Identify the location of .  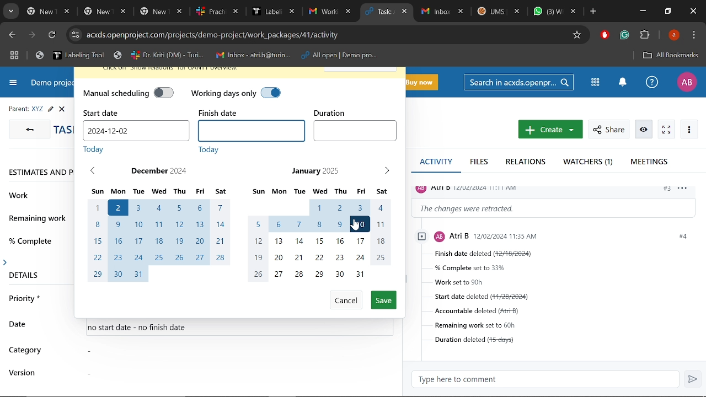
(15, 83).